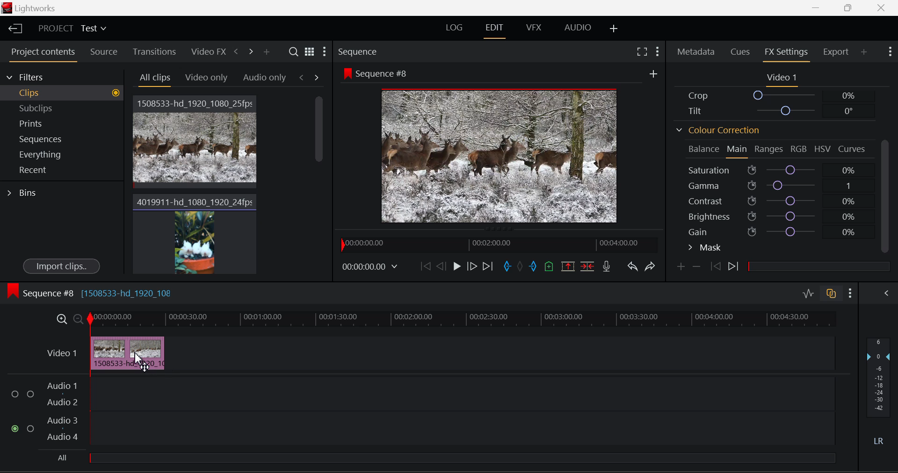 This screenshot has width=898, height=473. Describe the element at coordinates (244, 52) in the screenshot. I see `Move Across Tabs` at that location.